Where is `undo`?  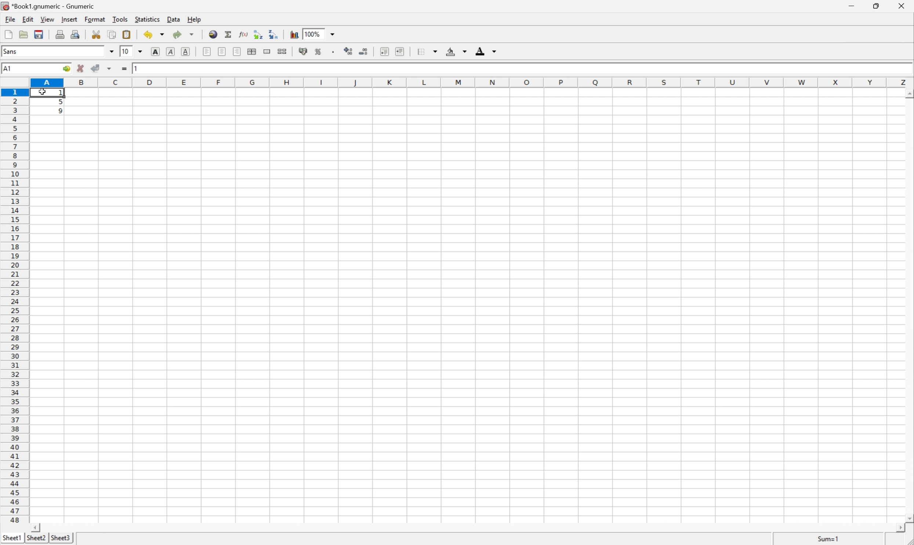 undo is located at coordinates (155, 36).